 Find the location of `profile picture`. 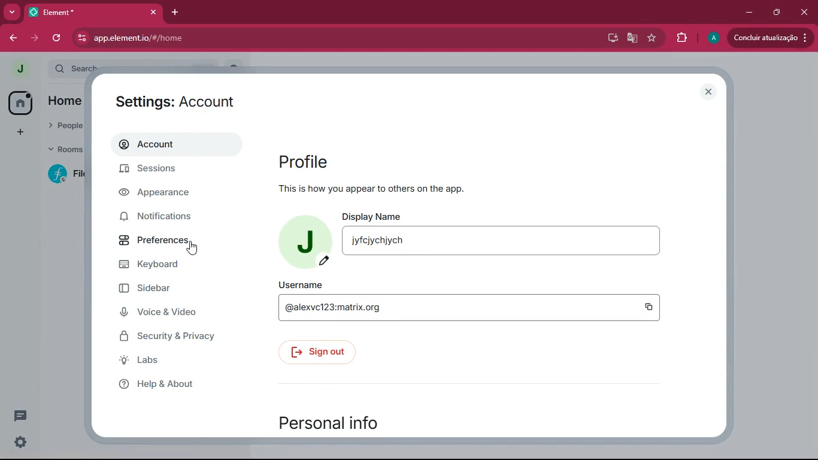

profile picture is located at coordinates (305, 242).